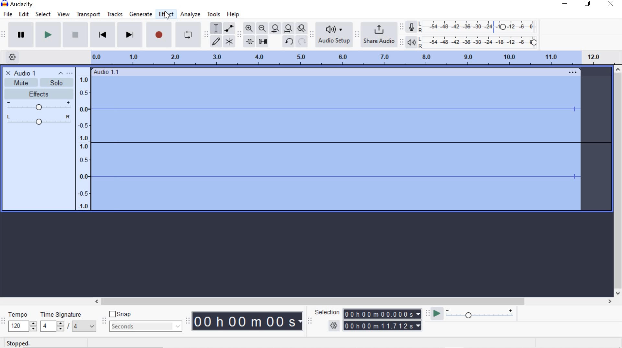 The width and height of the screenshot is (622, 348). I want to click on Audio setup toolbar, so click(312, 35).